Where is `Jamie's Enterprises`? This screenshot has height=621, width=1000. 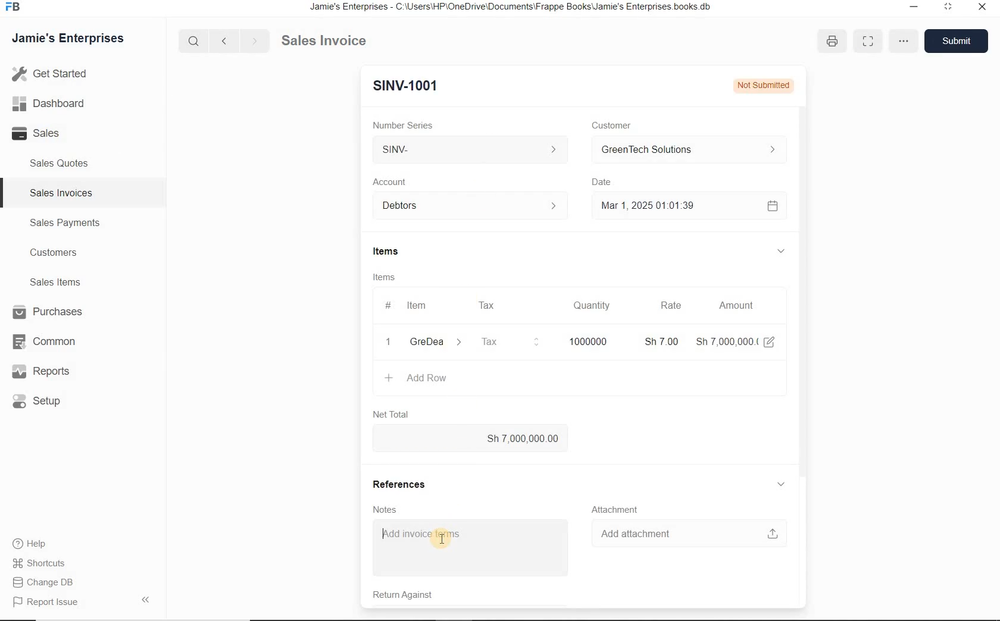 Jamie's Enterprises is located at coordinates (67, 39).